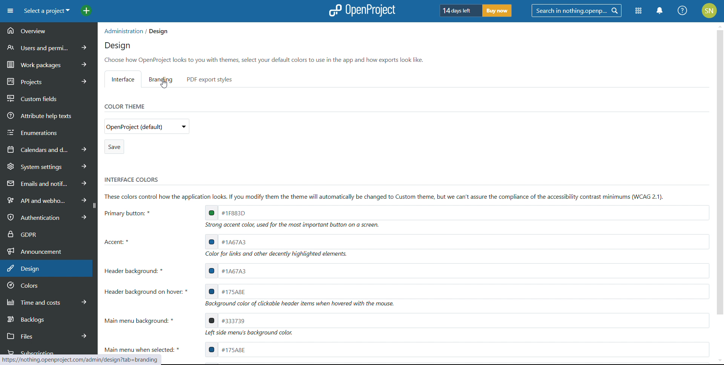  What do you see at coordinates (719, 360) in the screenshot?
I see `scroll down` at bounding box center [719, 360].